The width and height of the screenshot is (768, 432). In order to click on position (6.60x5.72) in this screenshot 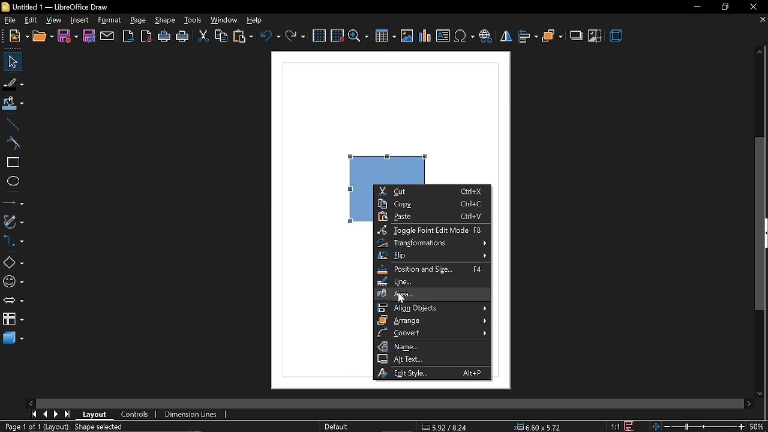, I will do `click(540, 426)`.